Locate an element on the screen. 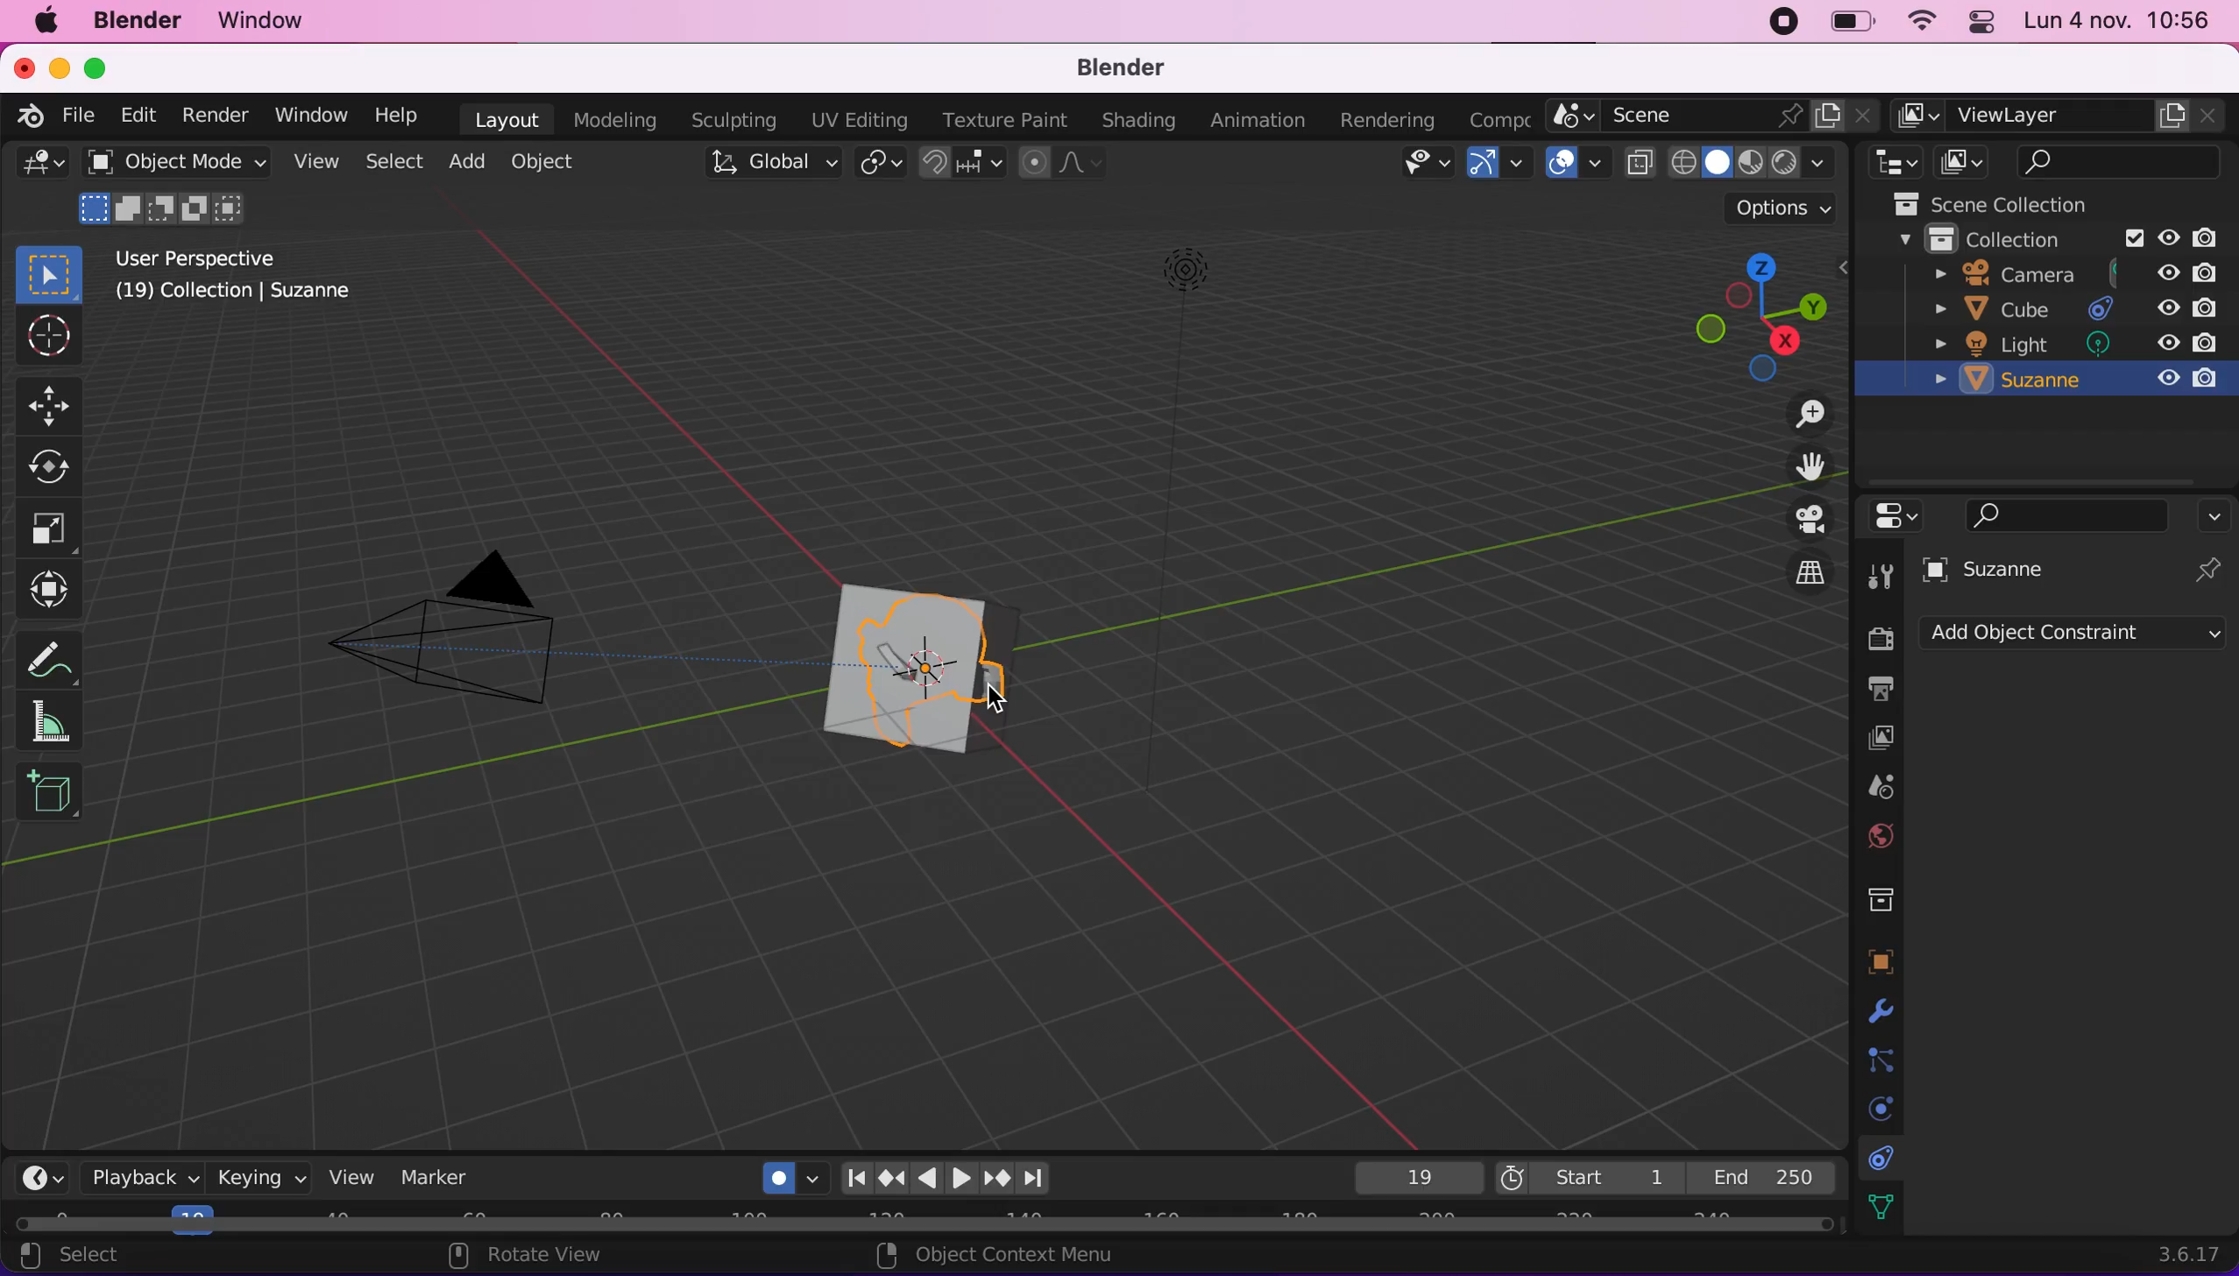 This screenshot has width=2239, height=1276. viewlayer is located at coordinates (2050, 117).